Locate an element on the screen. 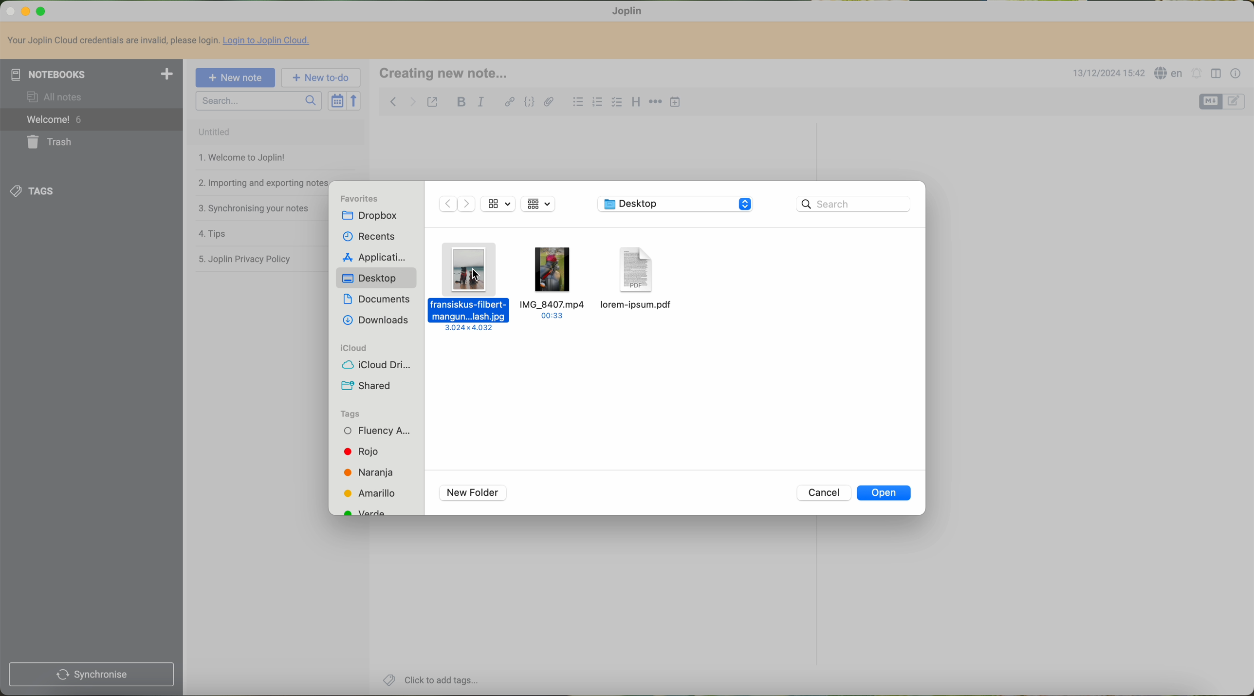  creating new note is located at coordinates (450, 74).